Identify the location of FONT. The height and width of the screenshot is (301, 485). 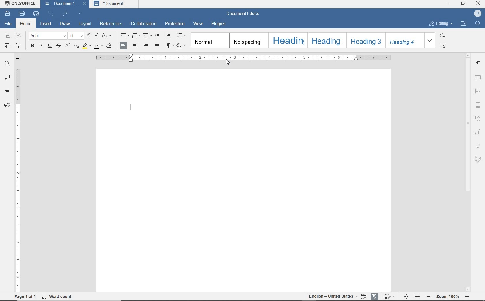
(48, 36).